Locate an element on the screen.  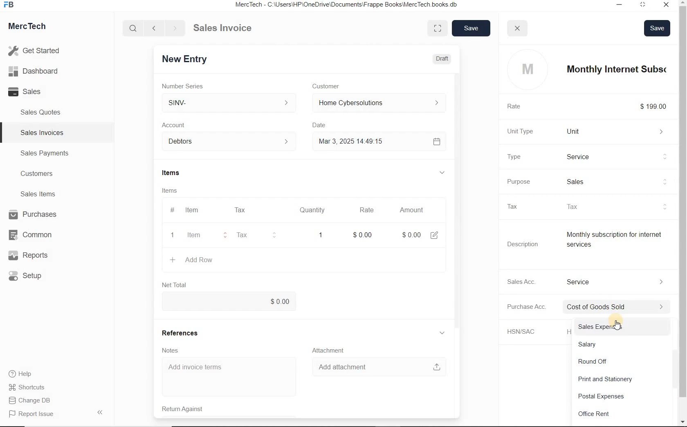
Reports is located at coordinates (34, 256).